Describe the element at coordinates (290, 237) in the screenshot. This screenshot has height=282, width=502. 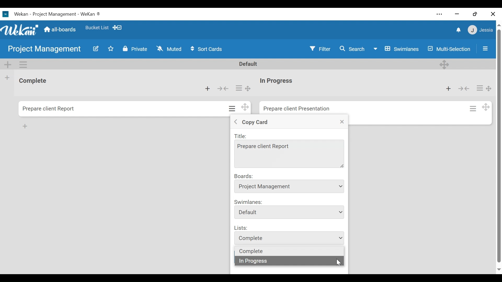
I see `list dropdown menu` at that location.